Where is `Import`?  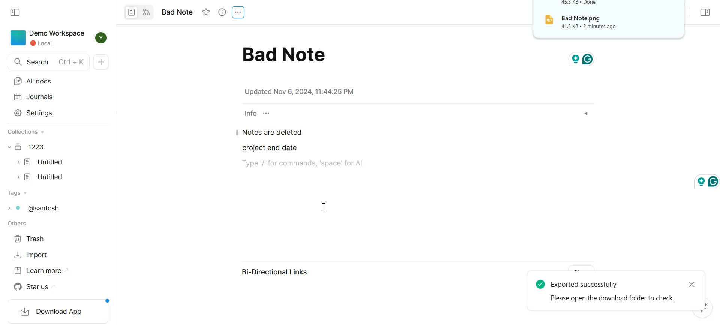 Import is located at coordinates (31, 255).